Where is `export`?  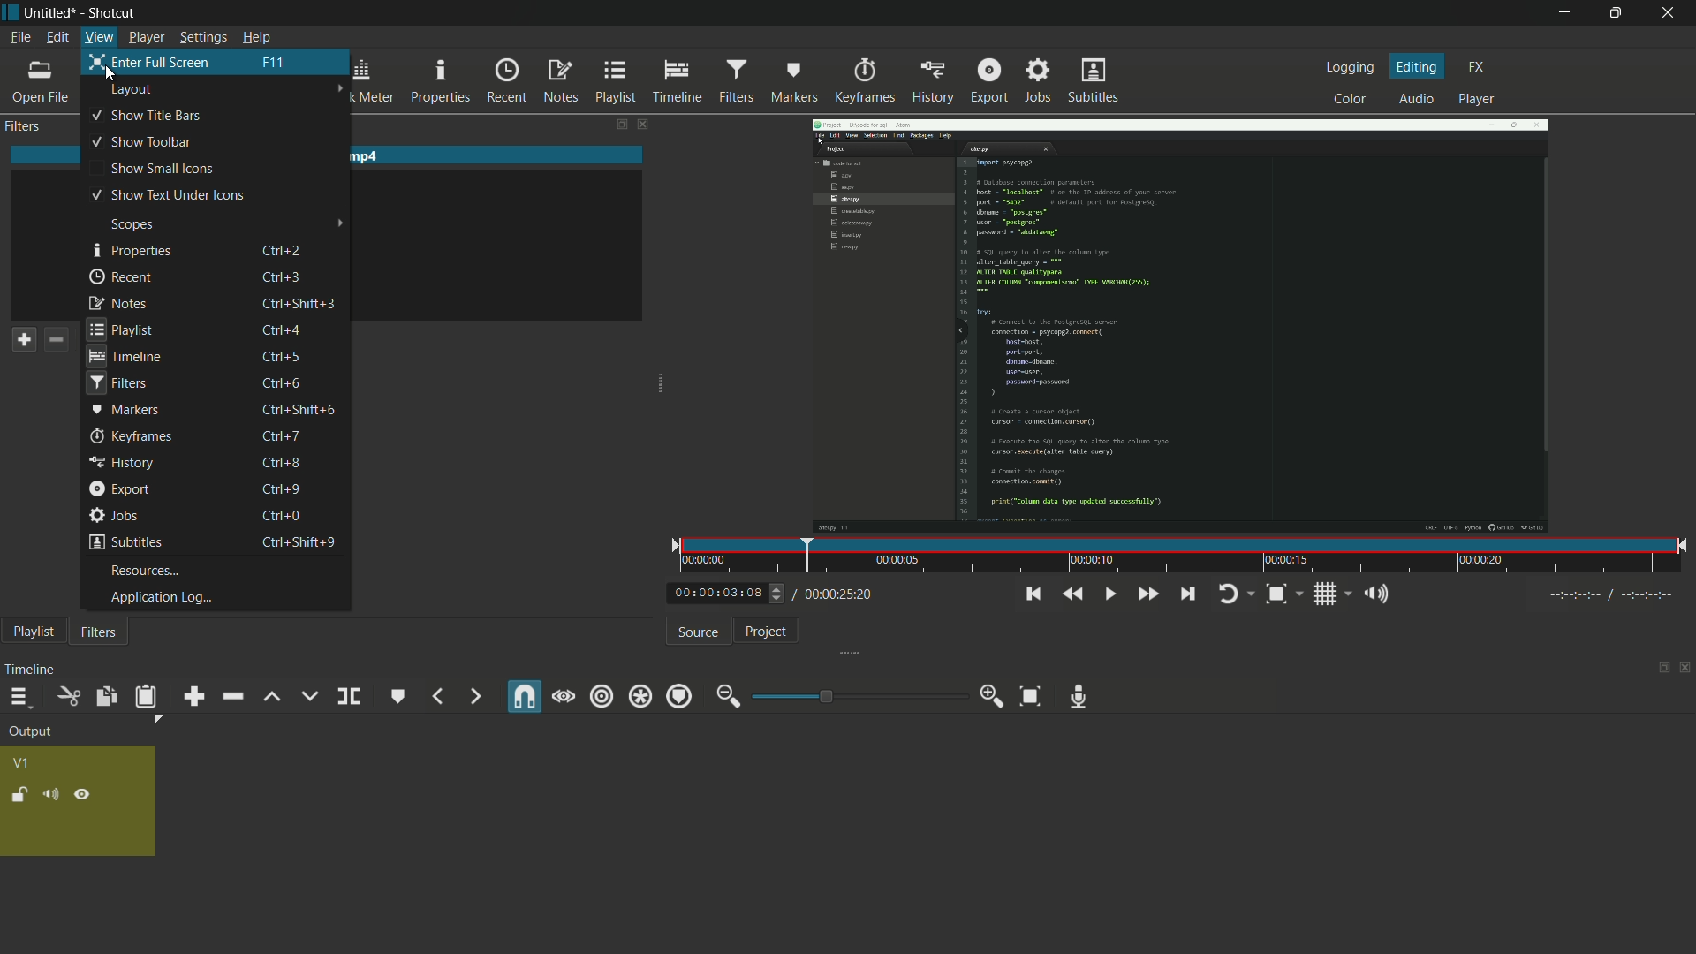 export is located at coordinates (119, 488).